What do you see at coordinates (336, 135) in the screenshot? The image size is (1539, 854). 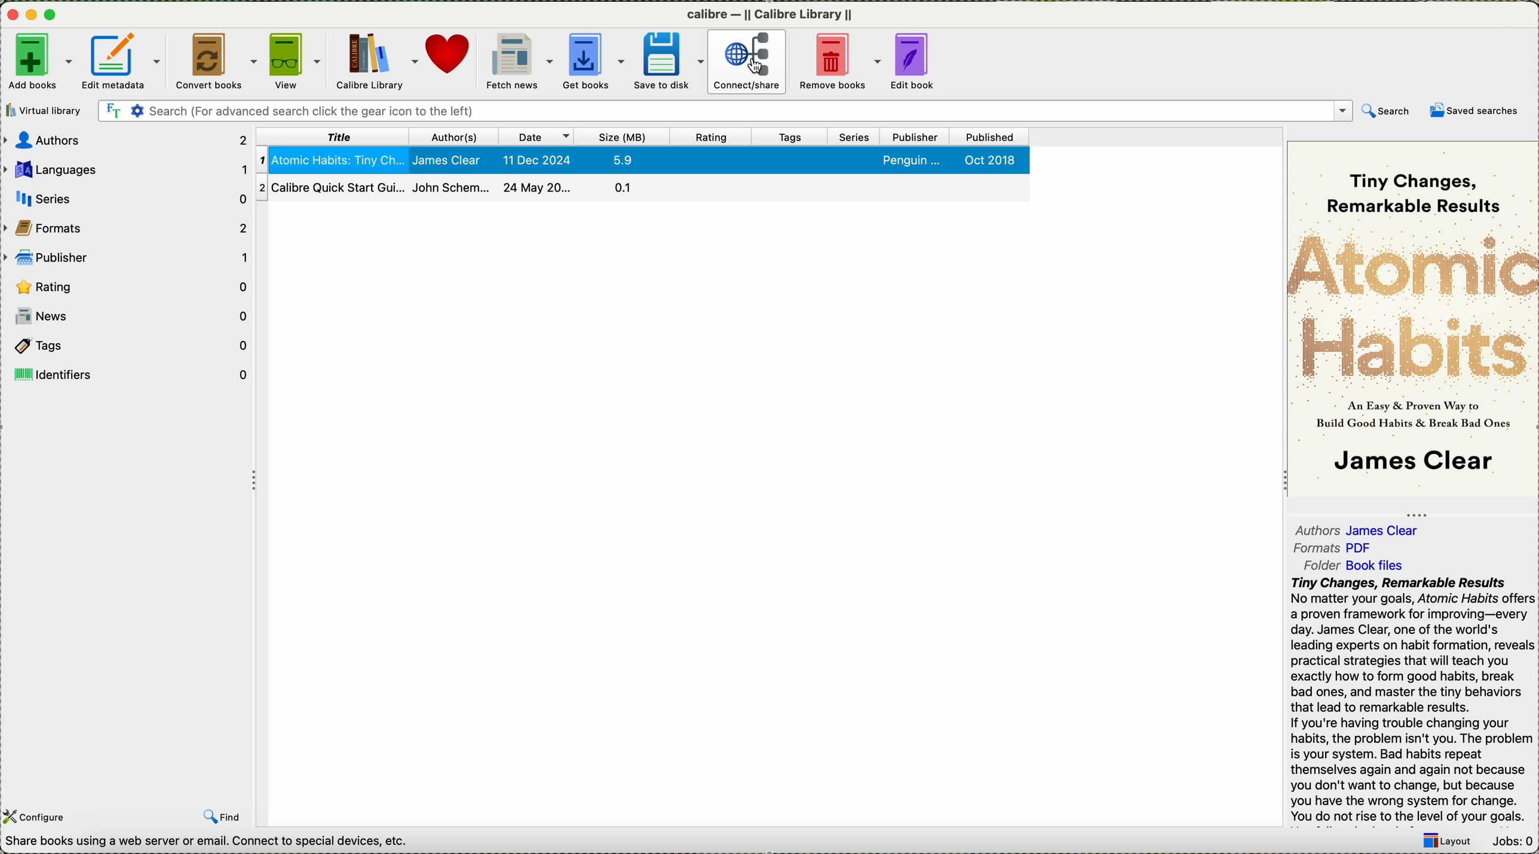 I see `title` at bounding box center [336, 135].